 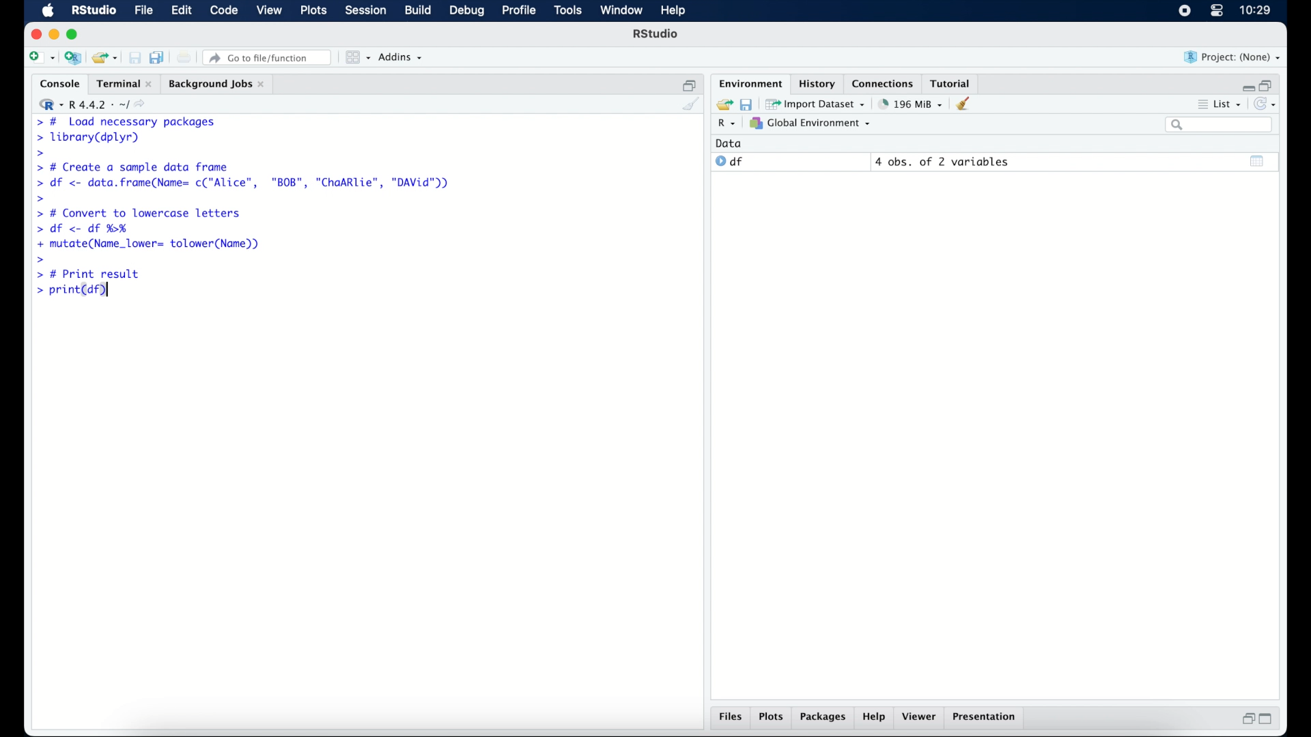 What do you see at coordinates (417, 11) in the screenshot?
I see `build` at bounding box center [417, 11].